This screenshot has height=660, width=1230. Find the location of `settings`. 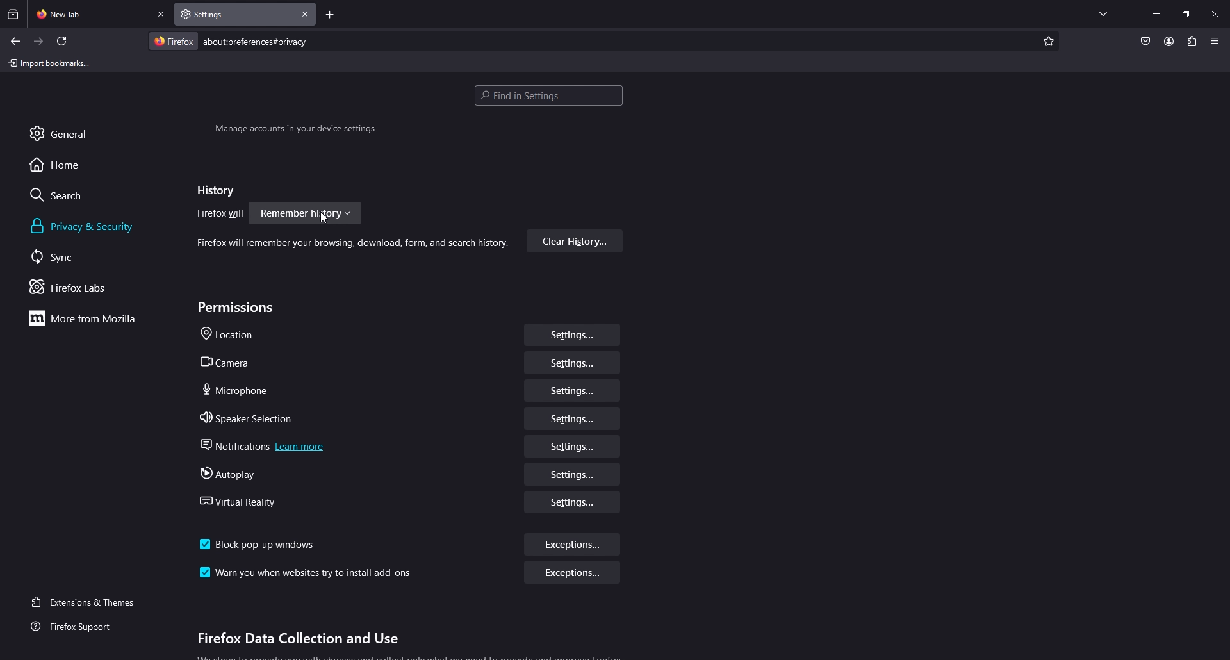

settings is located at coordinates (573, 363).